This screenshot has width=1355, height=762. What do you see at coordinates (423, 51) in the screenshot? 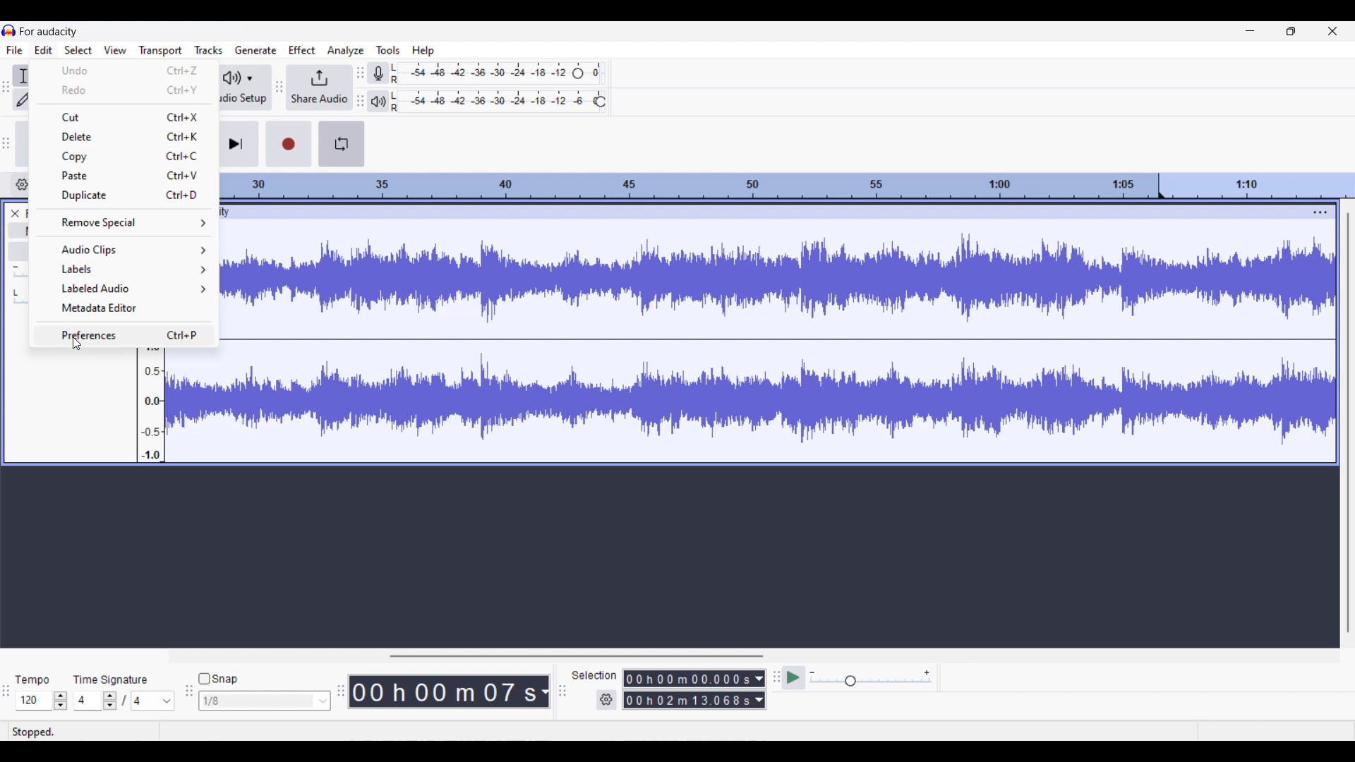
I see `Help menu` at bounding box center [423, 51].